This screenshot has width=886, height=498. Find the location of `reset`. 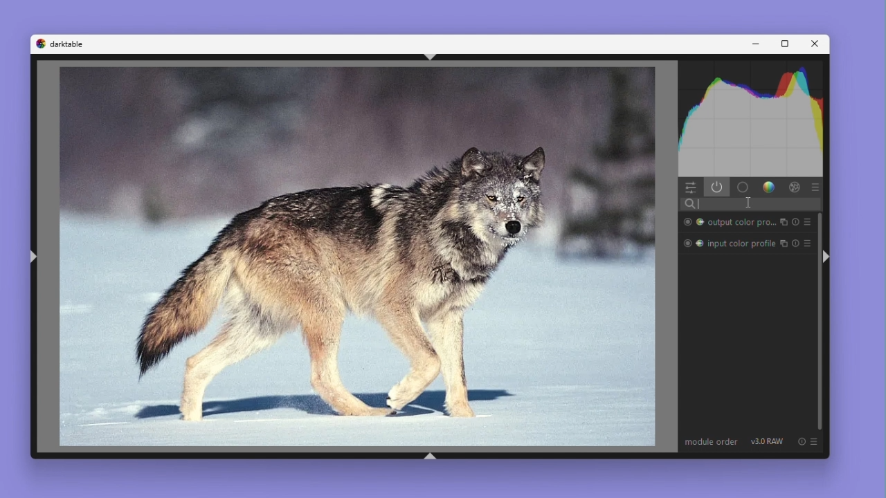

reset is located at coordinates (803, 441).